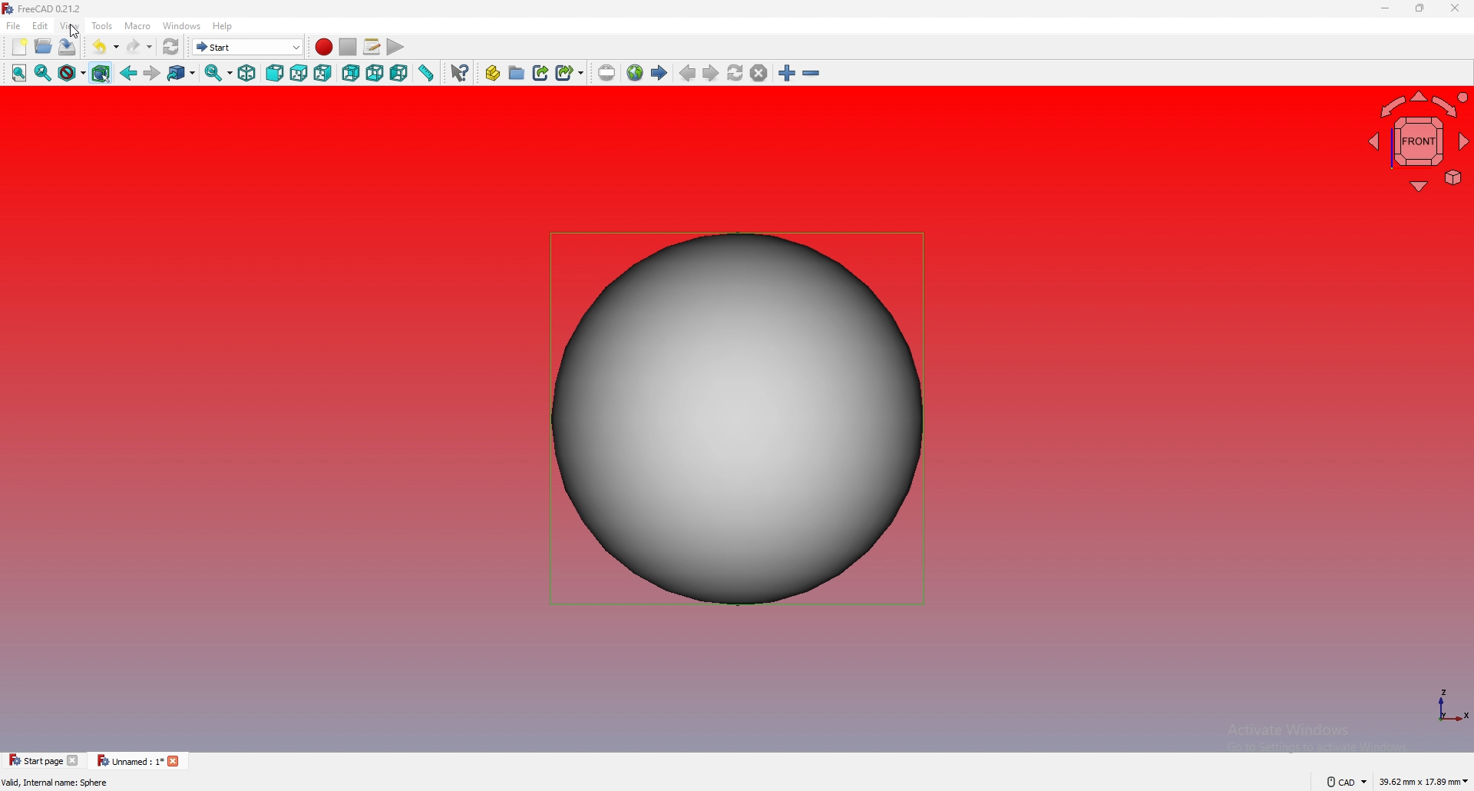  What do you see at coordinates (183, 26) in the screenshot?
I see `windows` at bounding box center [183, 26].